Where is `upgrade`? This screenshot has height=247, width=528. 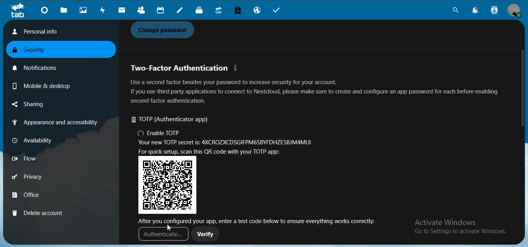
upgrade is located at coordinates (220, 11).